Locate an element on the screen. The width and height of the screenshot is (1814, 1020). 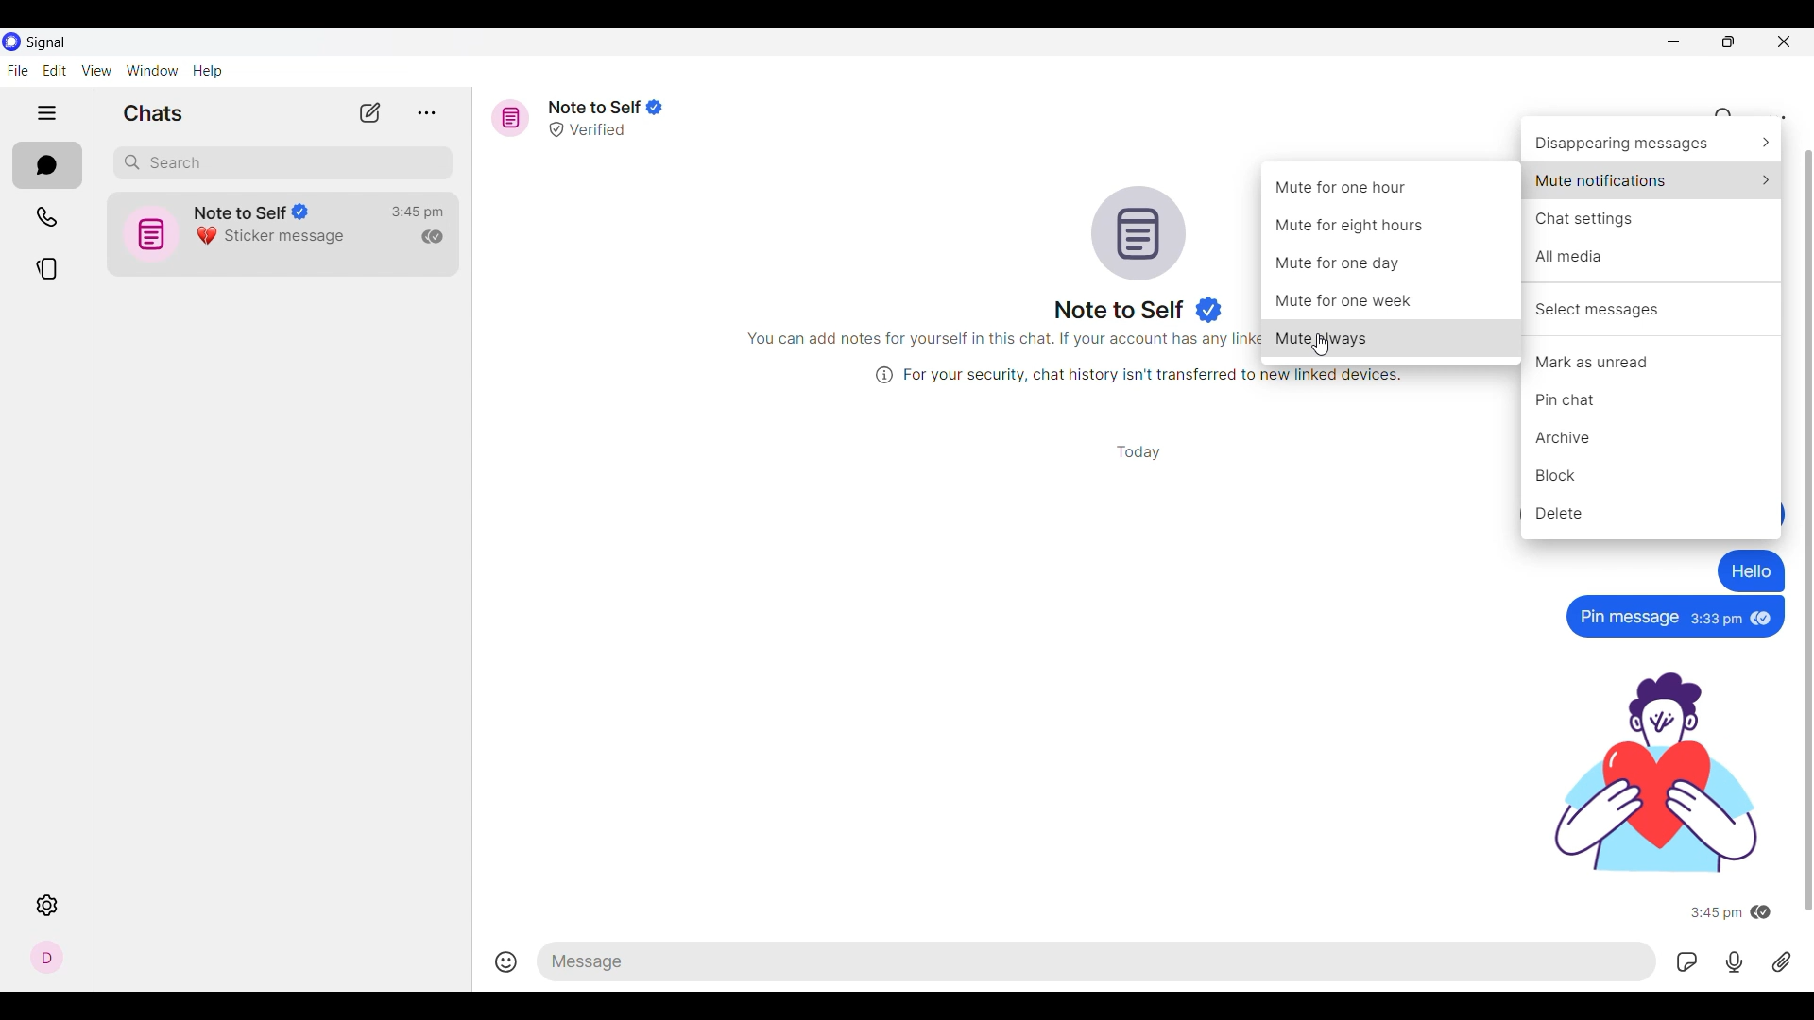
View archive is located at coordinates (426, 113).